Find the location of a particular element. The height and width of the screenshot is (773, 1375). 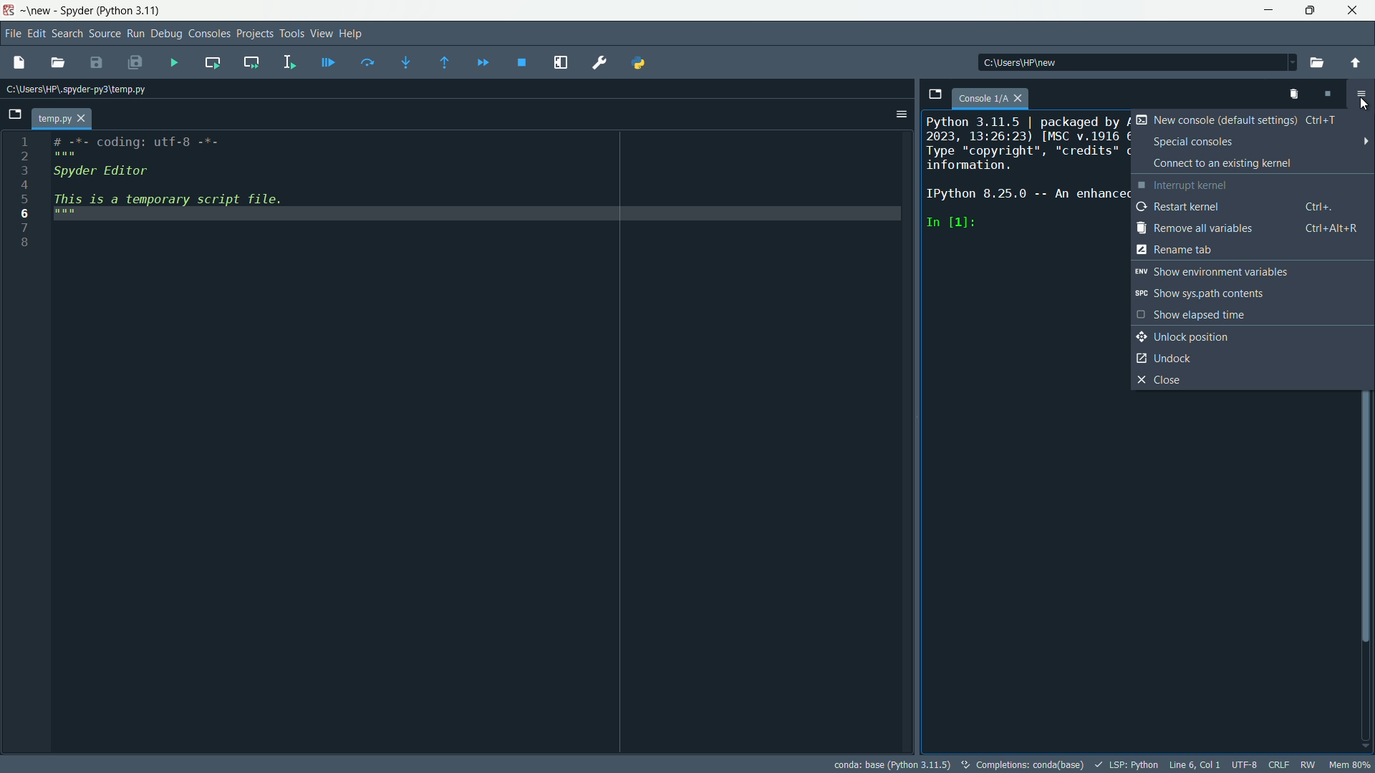

PYTHONPATH manager is located at coordinates (640, 62).